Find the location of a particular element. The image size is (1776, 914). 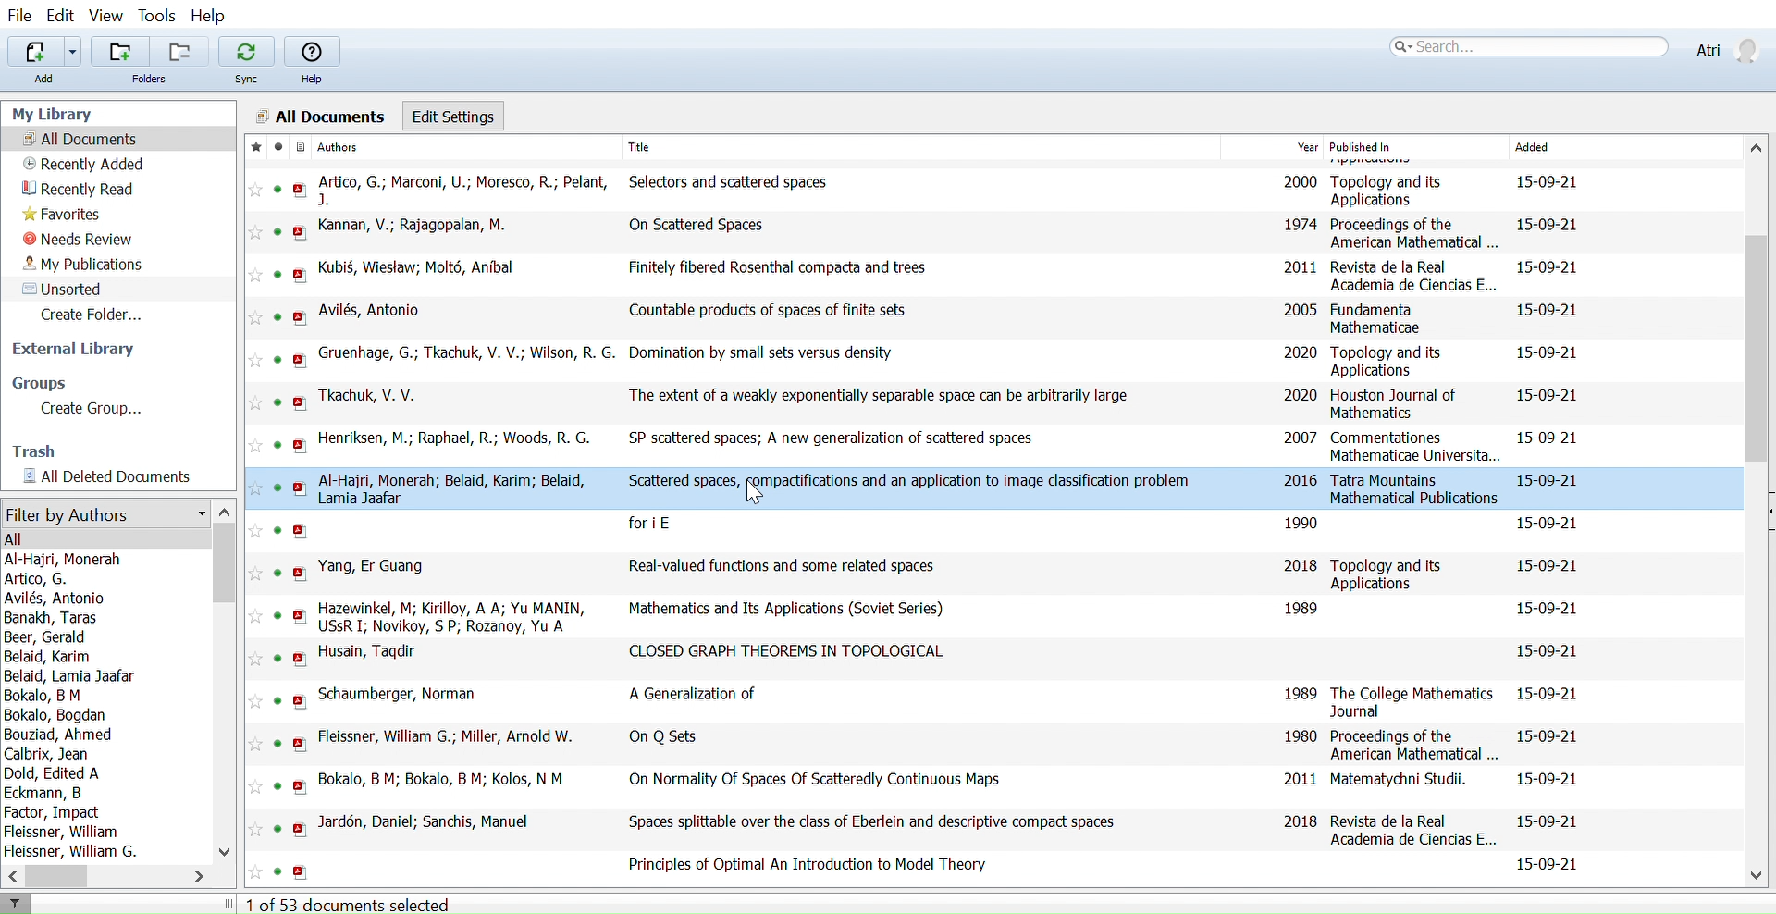

Vertical scrollbar for filtered documents is located at coordinates (226, 565).